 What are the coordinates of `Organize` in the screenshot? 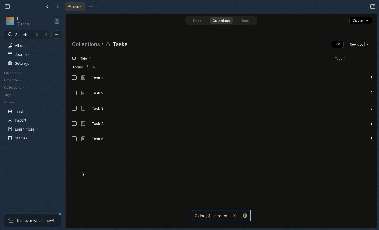 It's located at (12, 81).